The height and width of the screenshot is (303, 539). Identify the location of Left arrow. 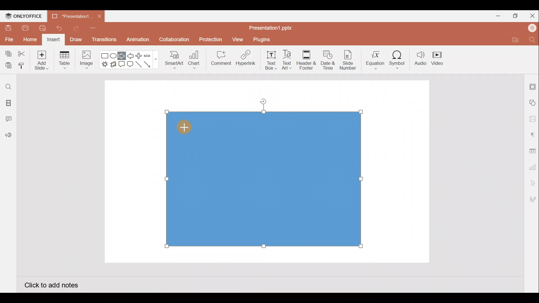
(131, 56).